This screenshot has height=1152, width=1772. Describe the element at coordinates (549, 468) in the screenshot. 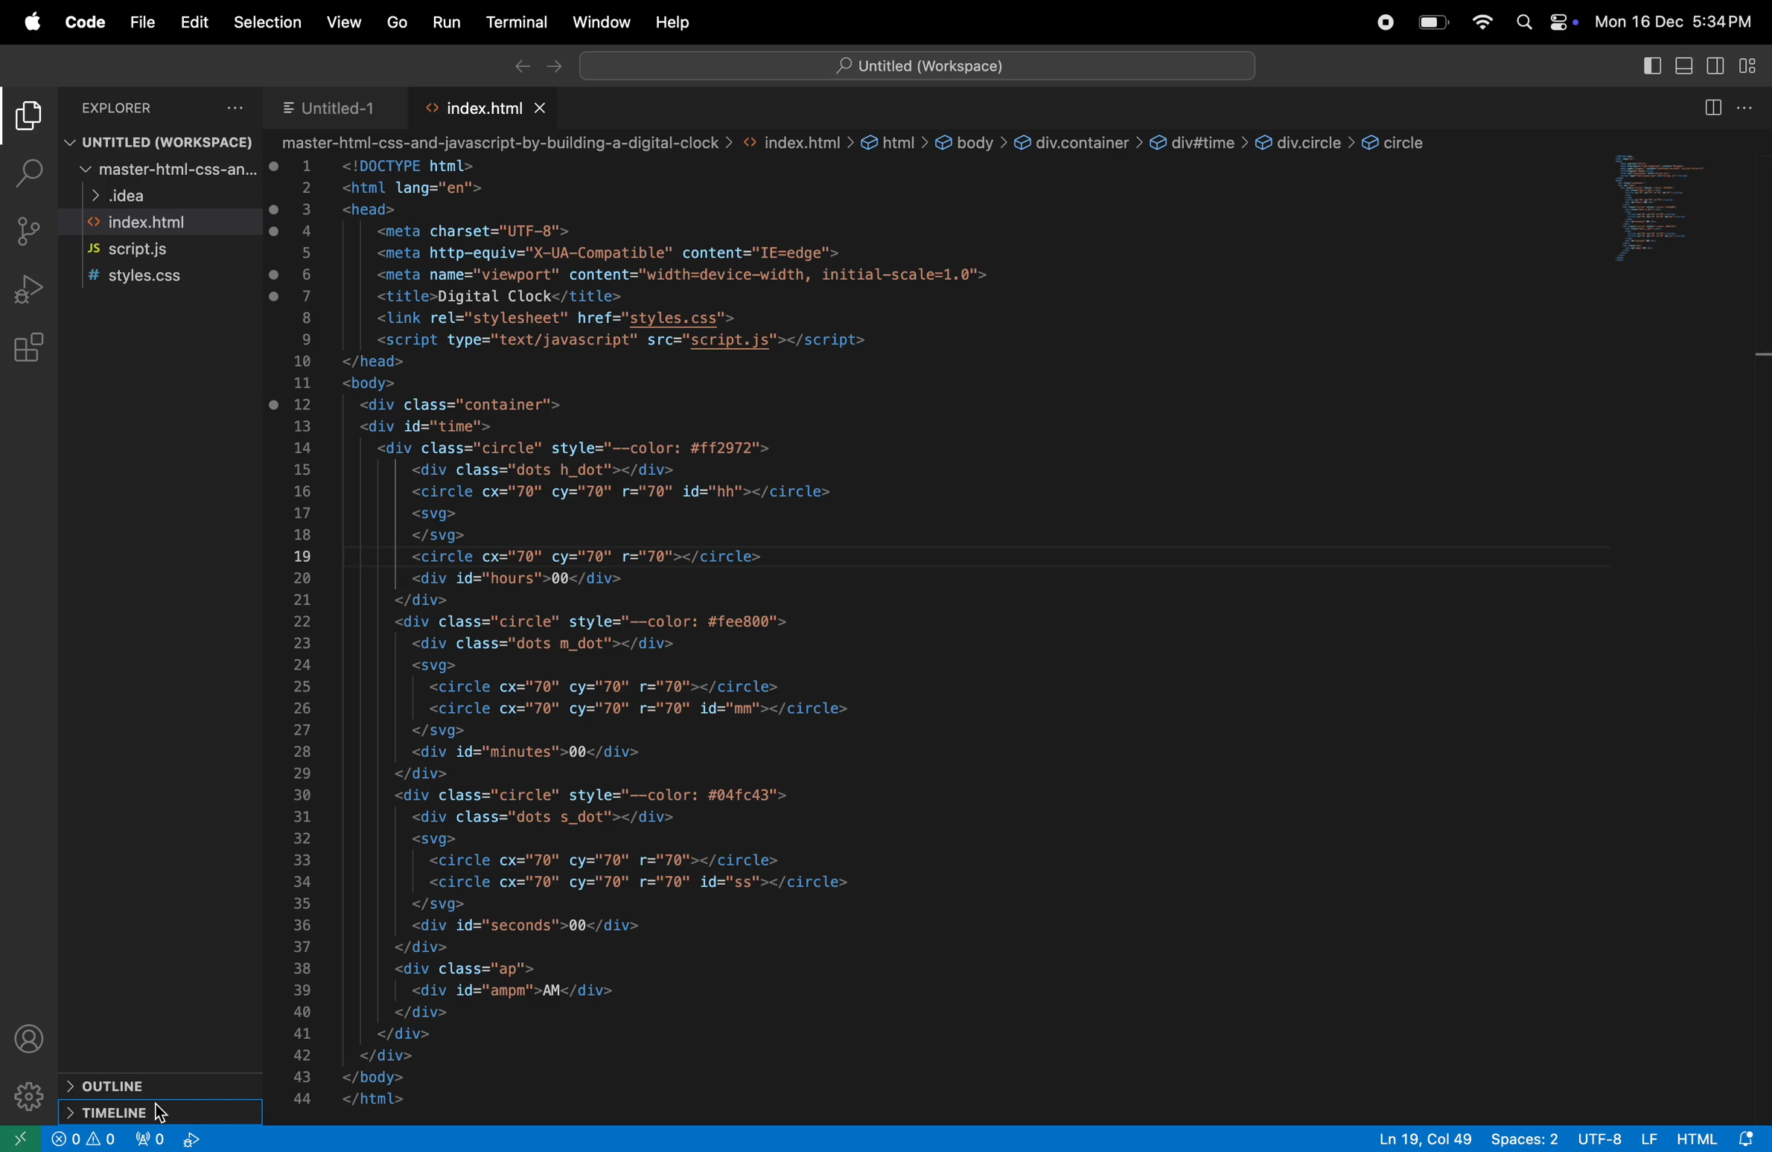

I see `| <div class="dots h_dot"></div>` at that location.